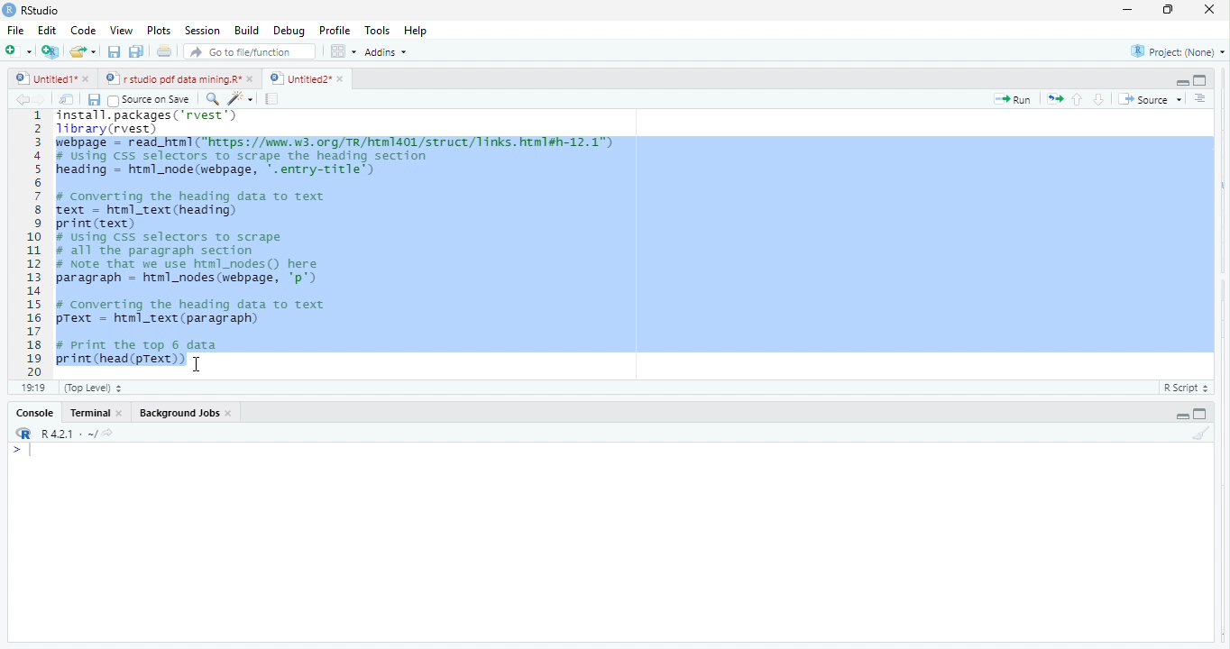  I want to click on  Untitied1", so click(42, 78).